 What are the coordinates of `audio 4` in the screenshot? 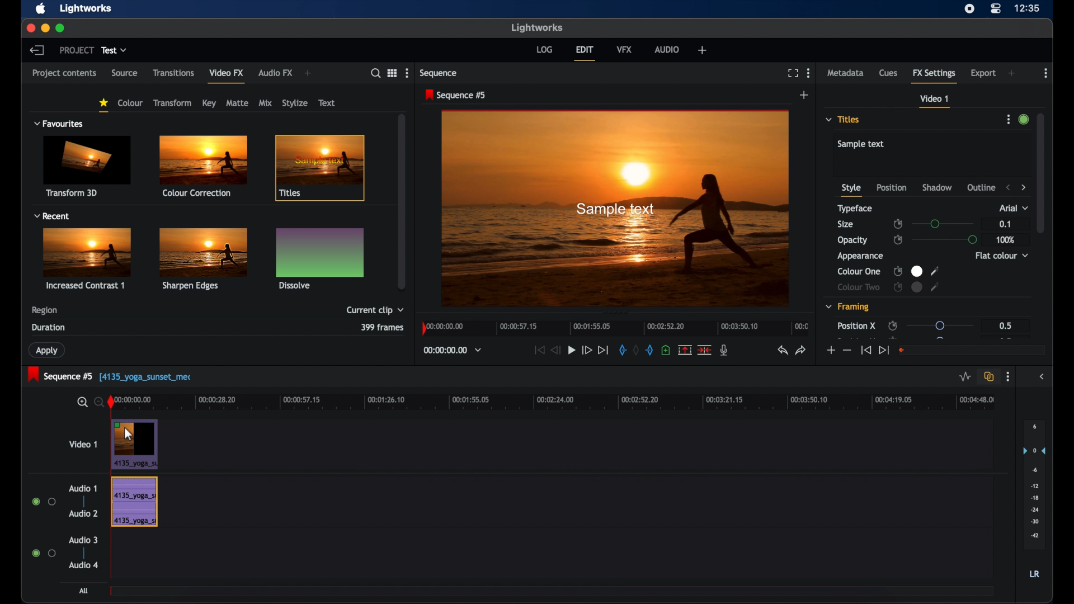 It's located at (84, 564).